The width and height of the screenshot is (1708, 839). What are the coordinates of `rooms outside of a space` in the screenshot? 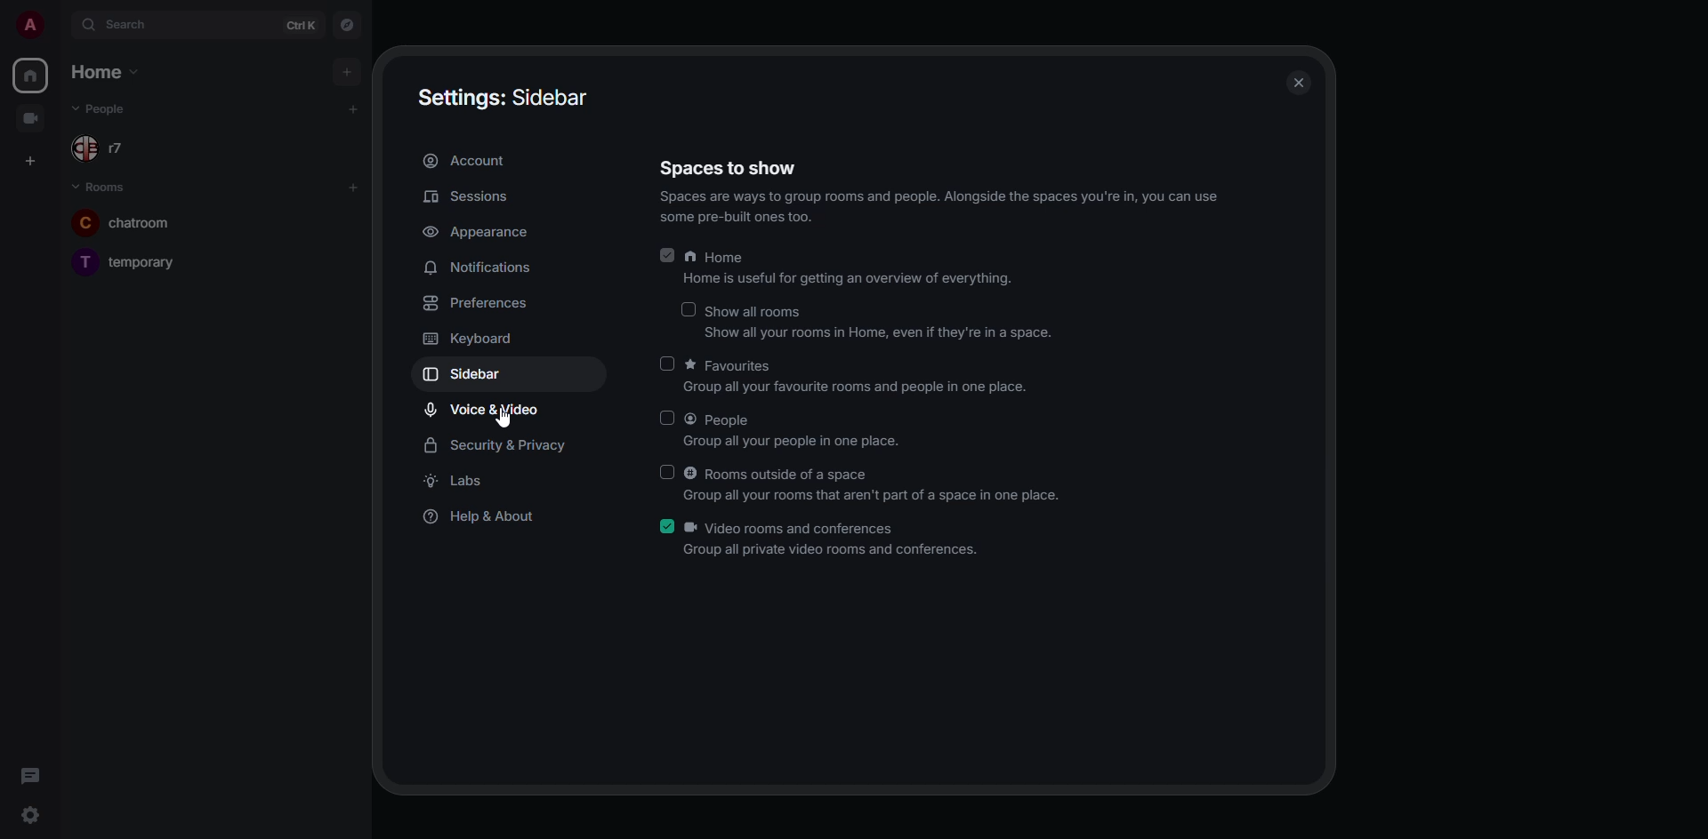 It's located at (873, 486).